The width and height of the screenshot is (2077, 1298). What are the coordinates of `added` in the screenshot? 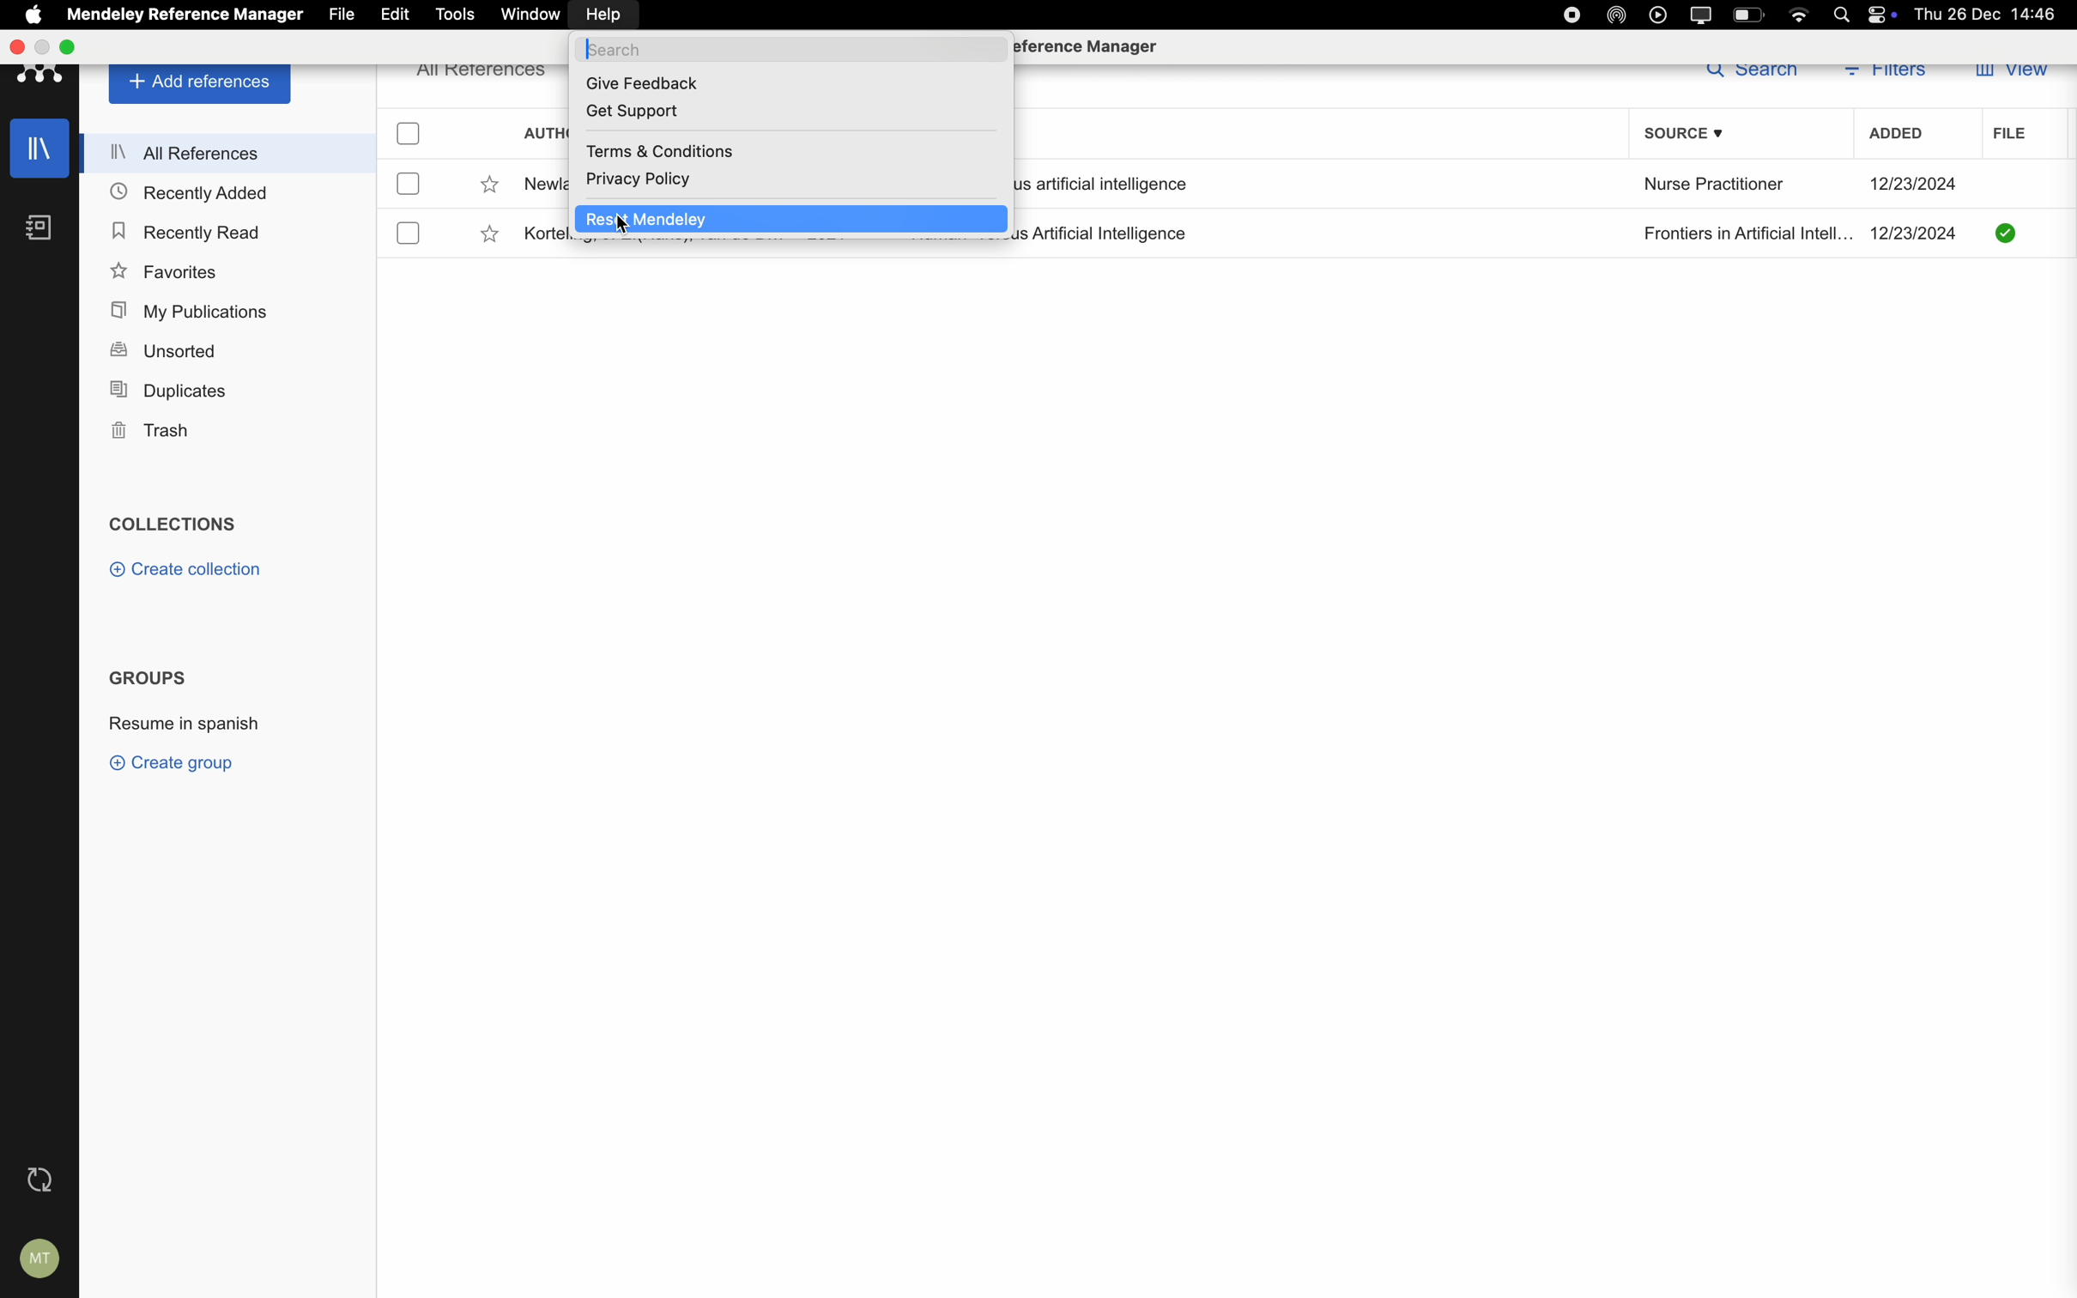 It's located at (1898, 134).